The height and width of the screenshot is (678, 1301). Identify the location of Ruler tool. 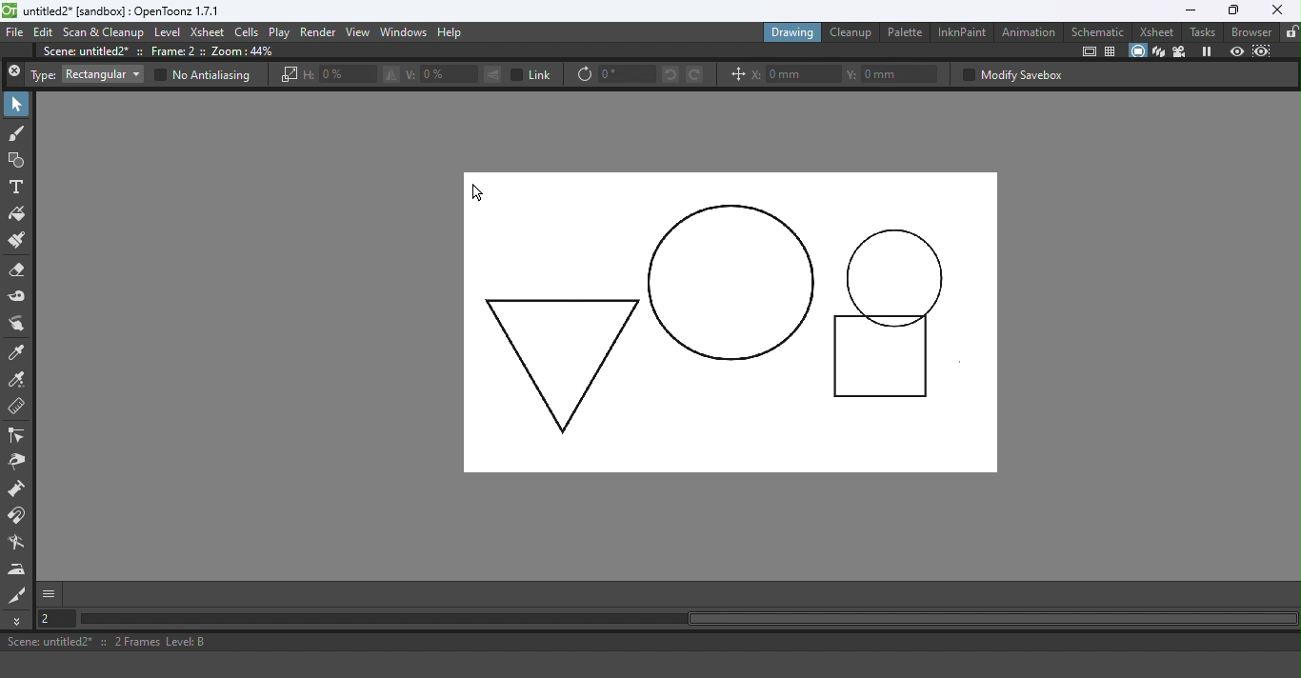
(17, 408).